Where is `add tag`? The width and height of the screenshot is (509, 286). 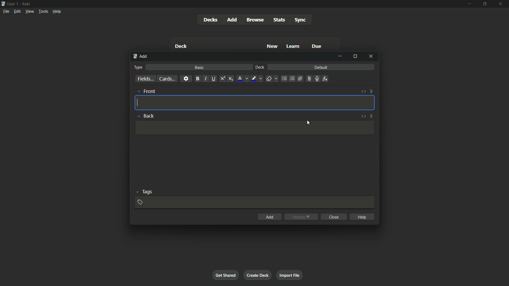
add tag is located at coordinates (140, 202).